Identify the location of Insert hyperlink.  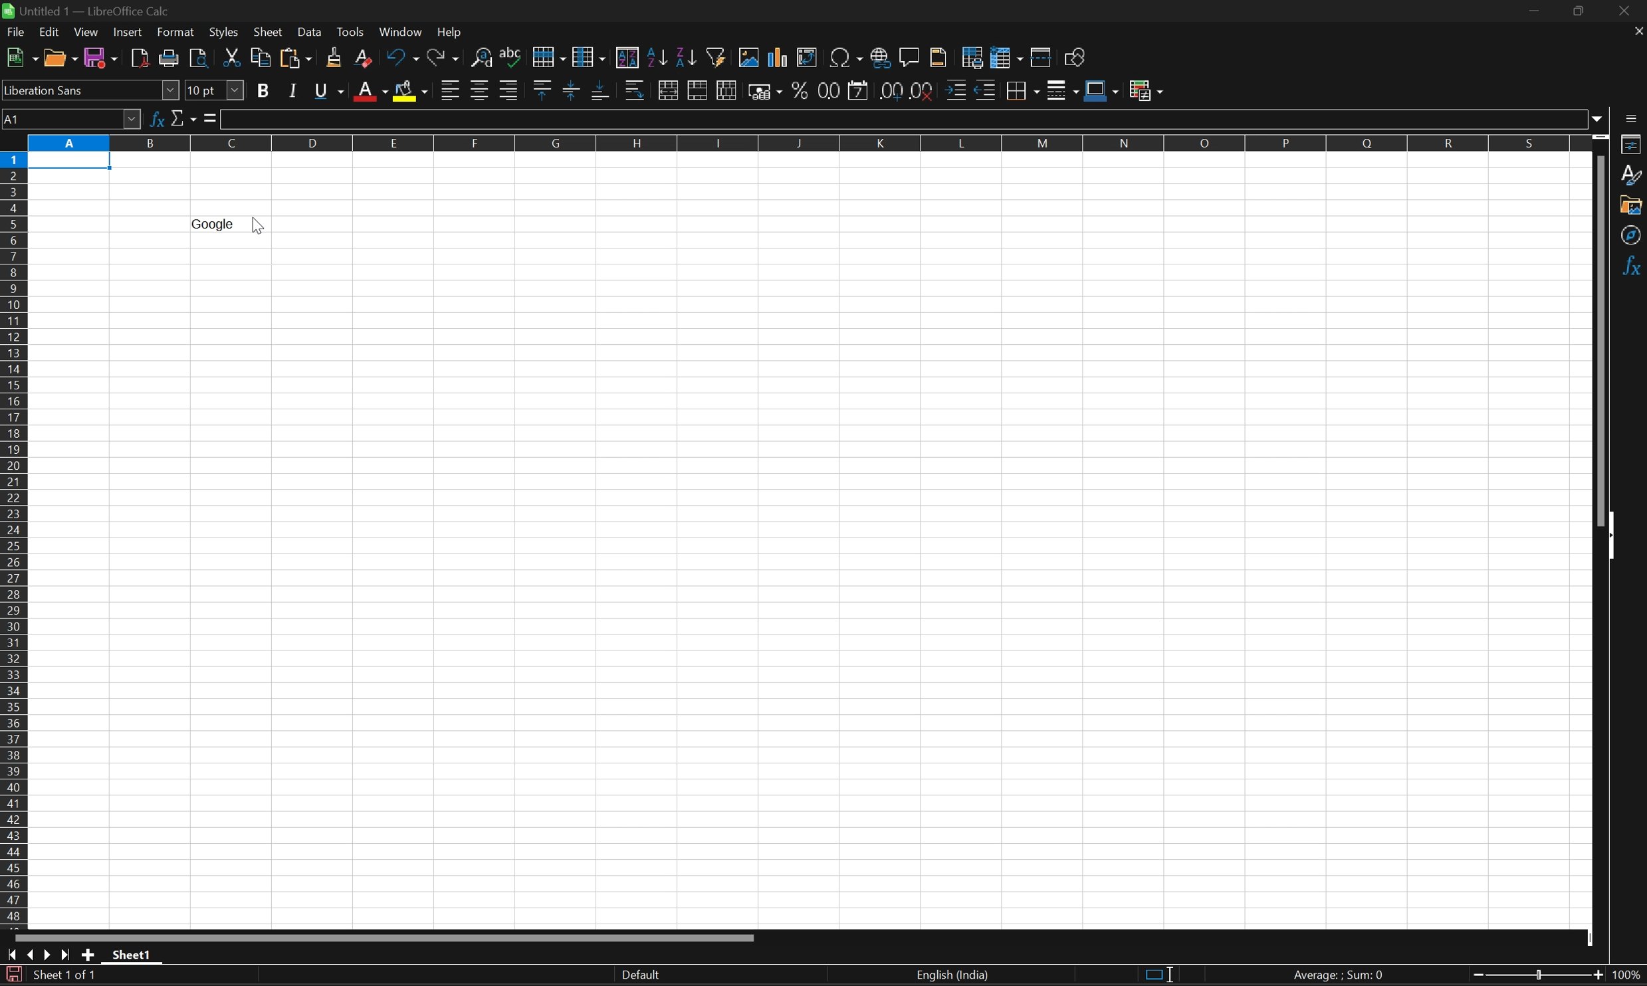
(878, 57).